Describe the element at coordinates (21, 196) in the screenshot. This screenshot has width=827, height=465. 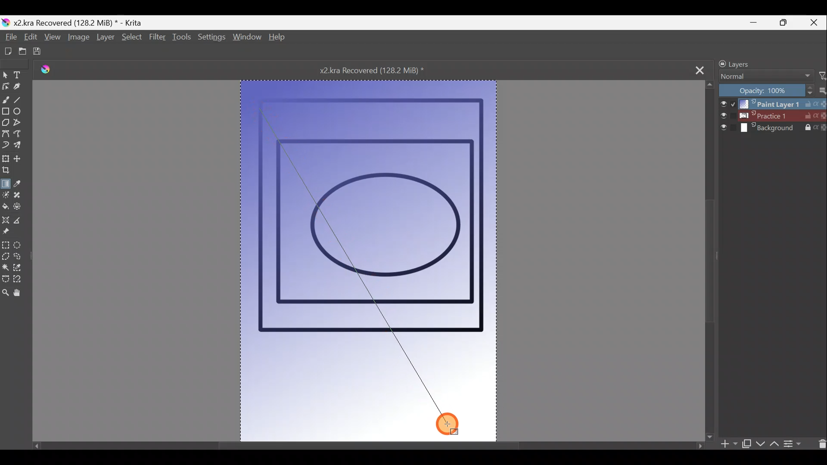
I see `Smart patch tool` at that location.